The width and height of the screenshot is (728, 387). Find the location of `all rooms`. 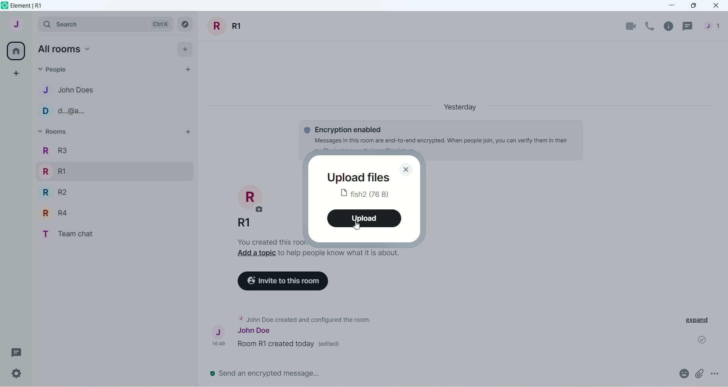

all rooms is located at coordinates (66, 49).